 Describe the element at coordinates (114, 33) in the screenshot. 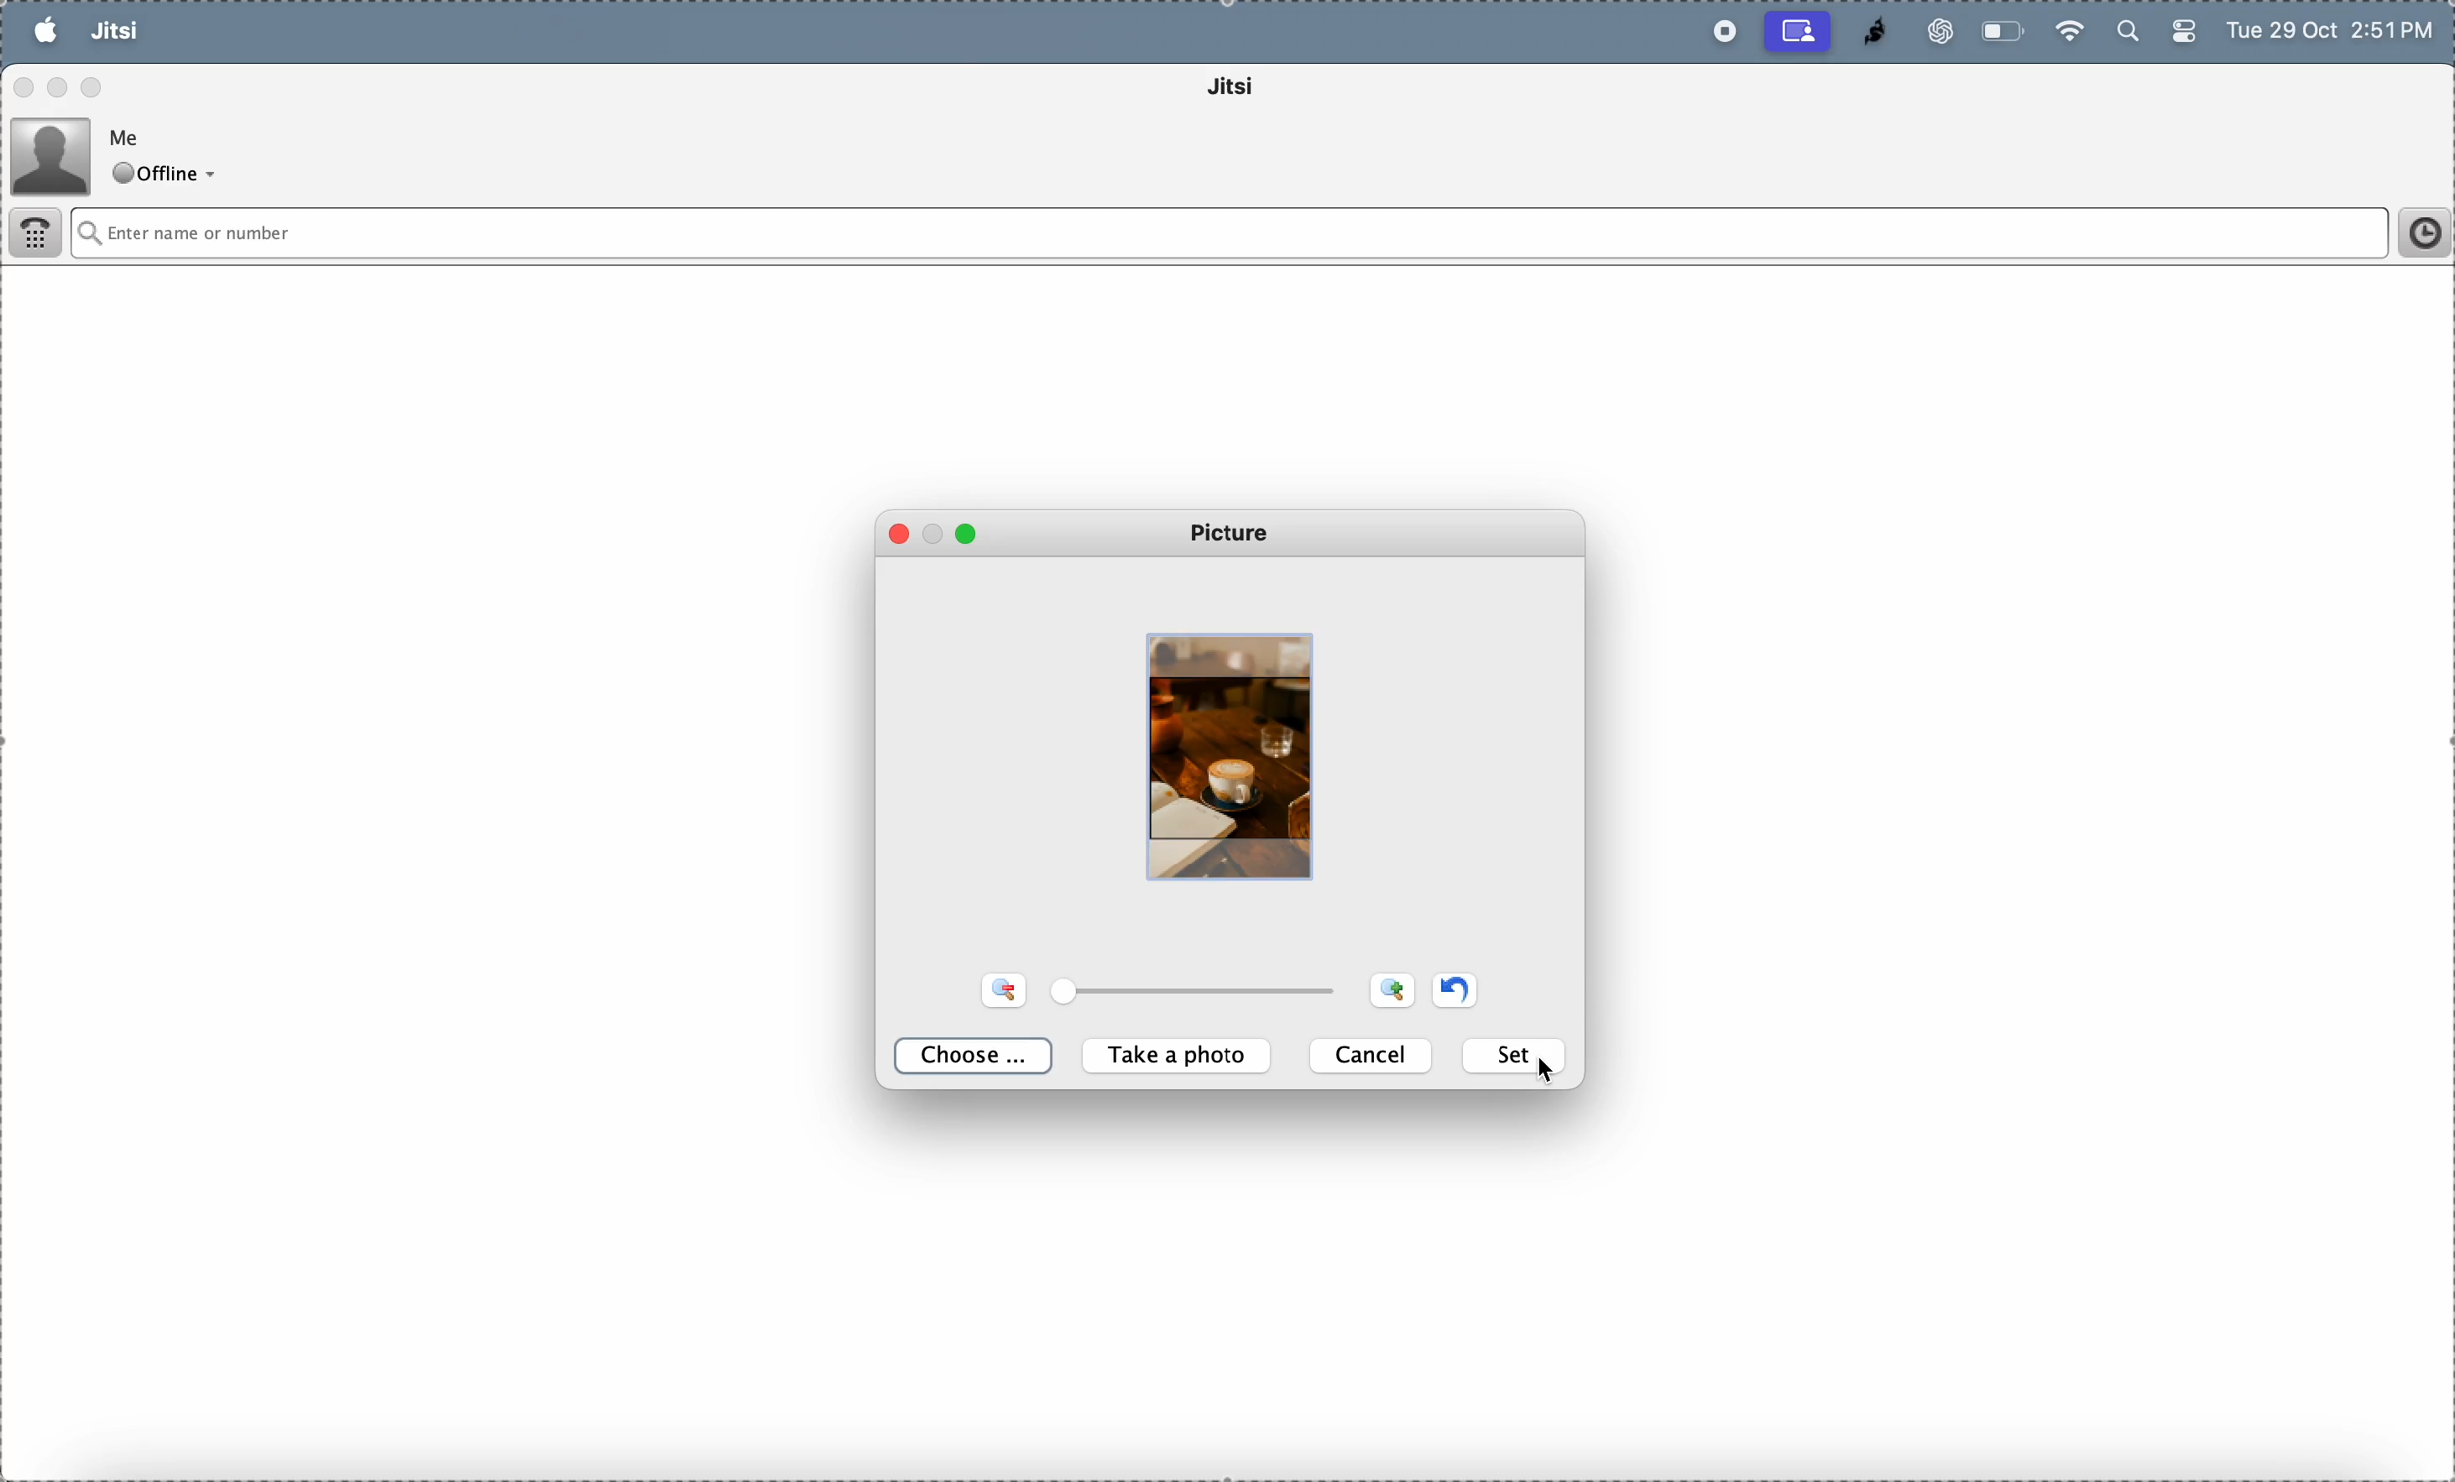

I see `jitsi menu` at that location.